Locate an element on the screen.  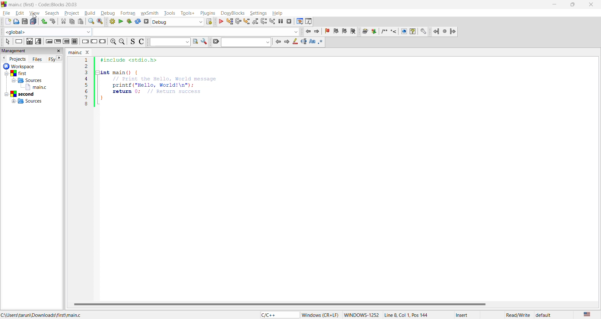
file name is located at coordinates (79, 53).